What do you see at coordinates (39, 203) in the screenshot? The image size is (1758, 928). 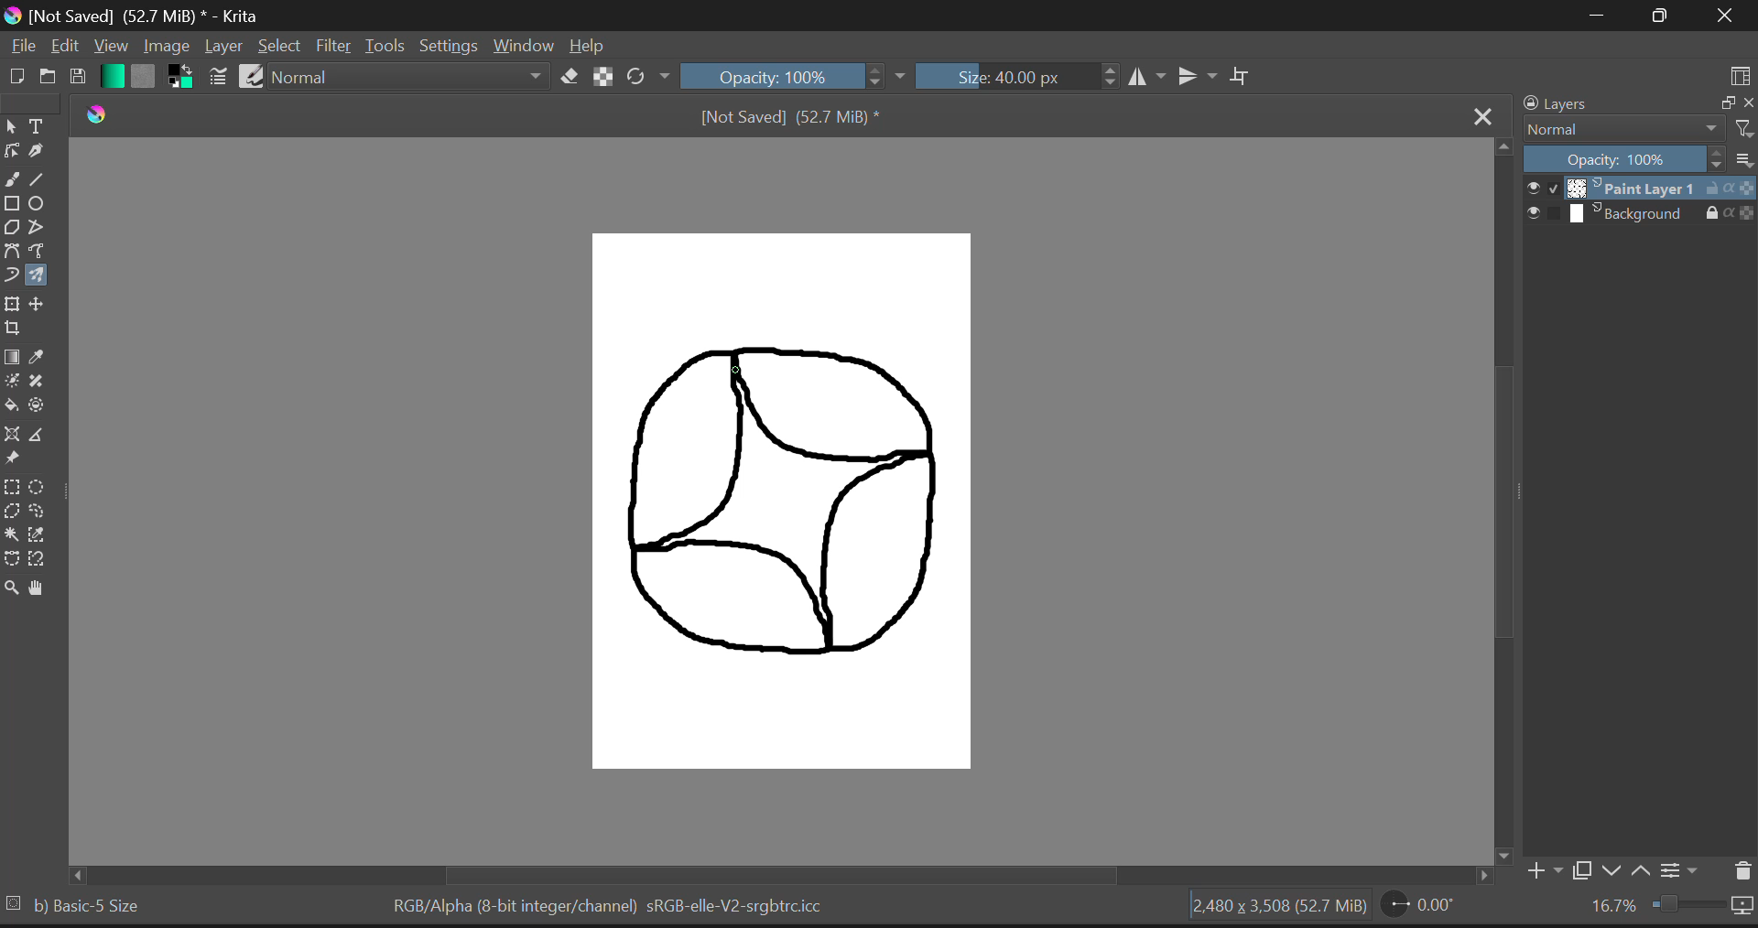 I see `Ellipses` at bounding box center [39, 203].